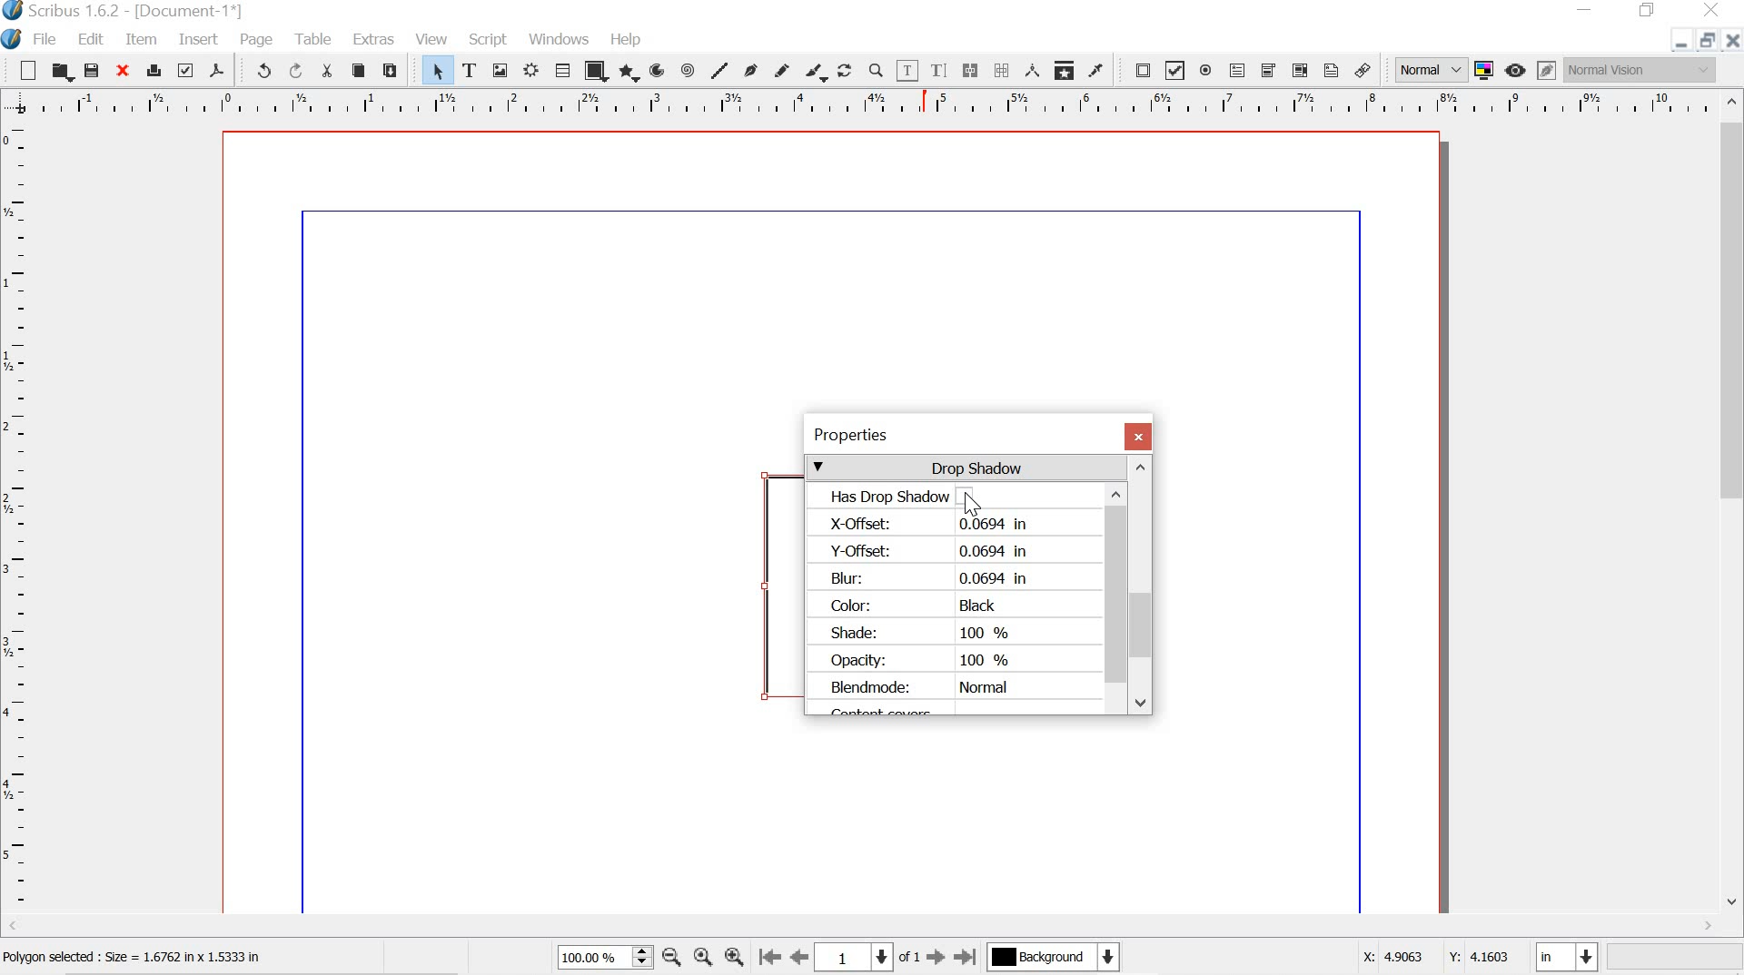 This screenshot has width=1744, height=975. What do you see at coordinates (1429, 67) in the screenshot?
I see `normal` at bounding box center [1429, 67].